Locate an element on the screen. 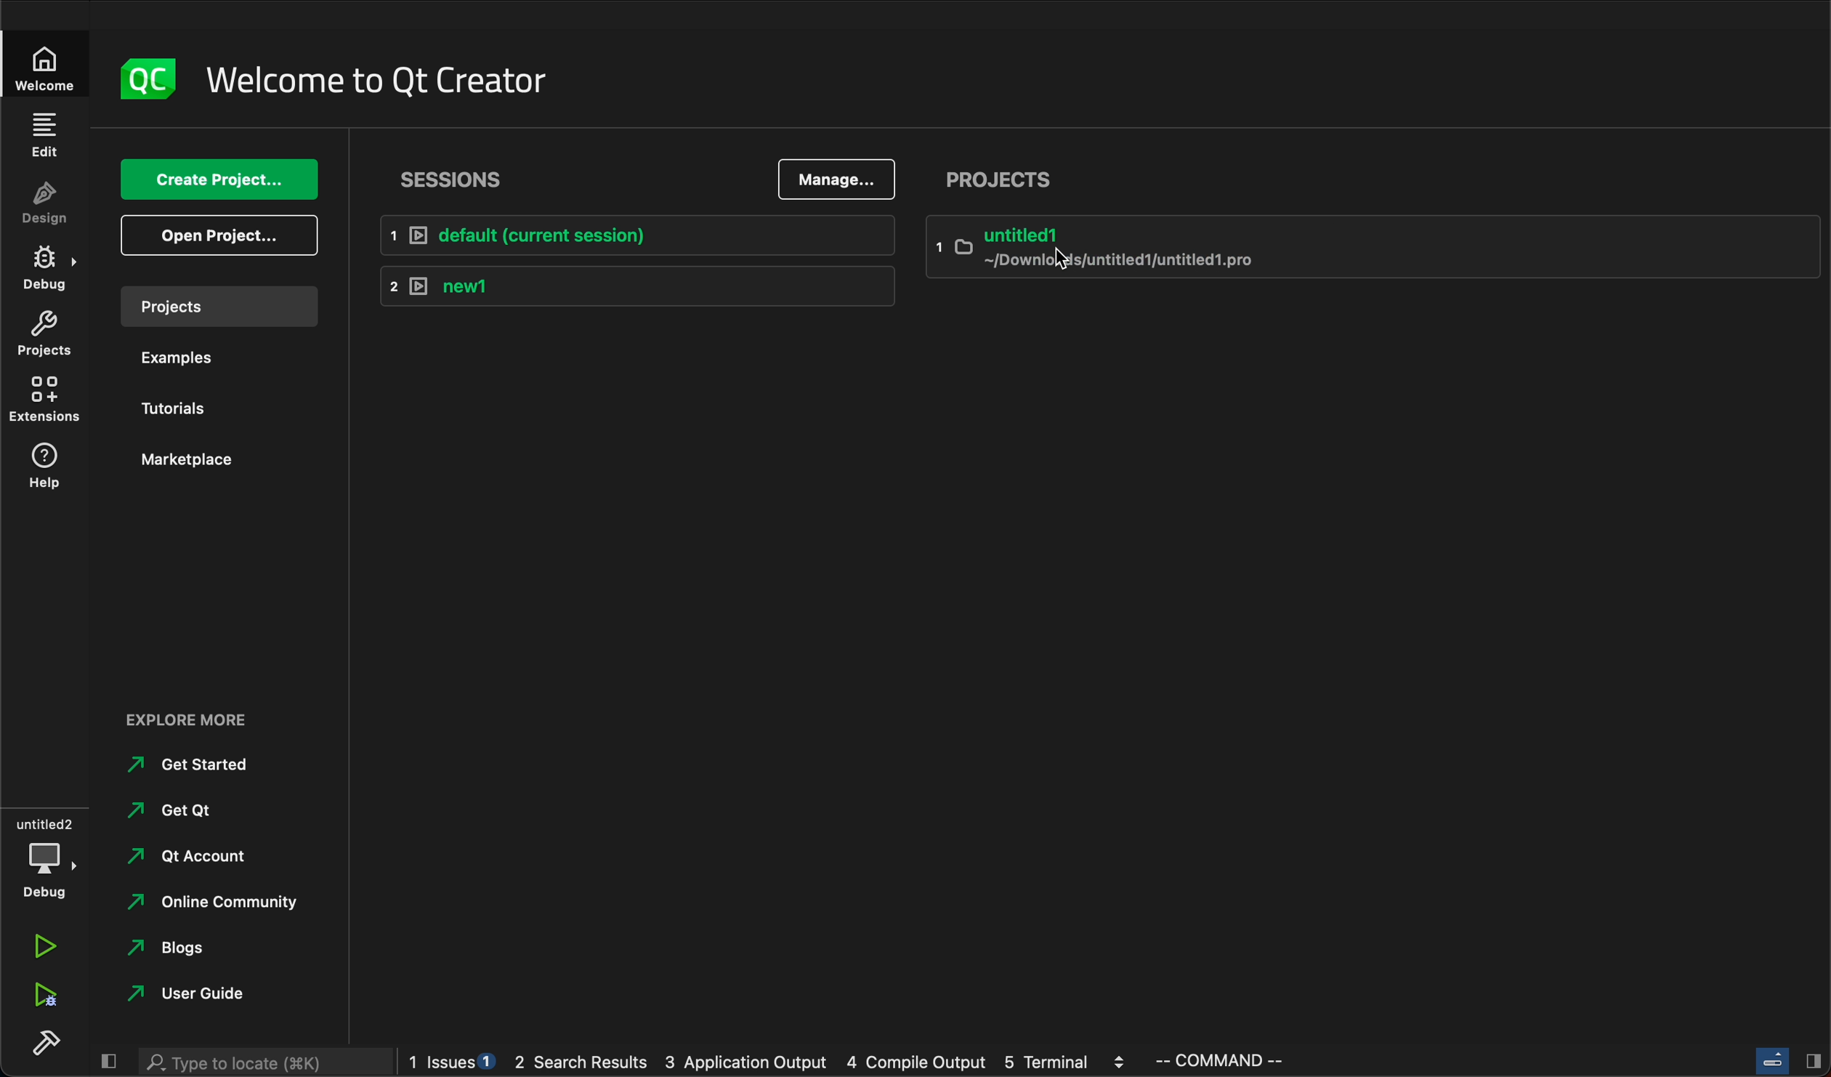 This screenshot has height=1077, width=1831. debug is located at coordinates (49, 266).